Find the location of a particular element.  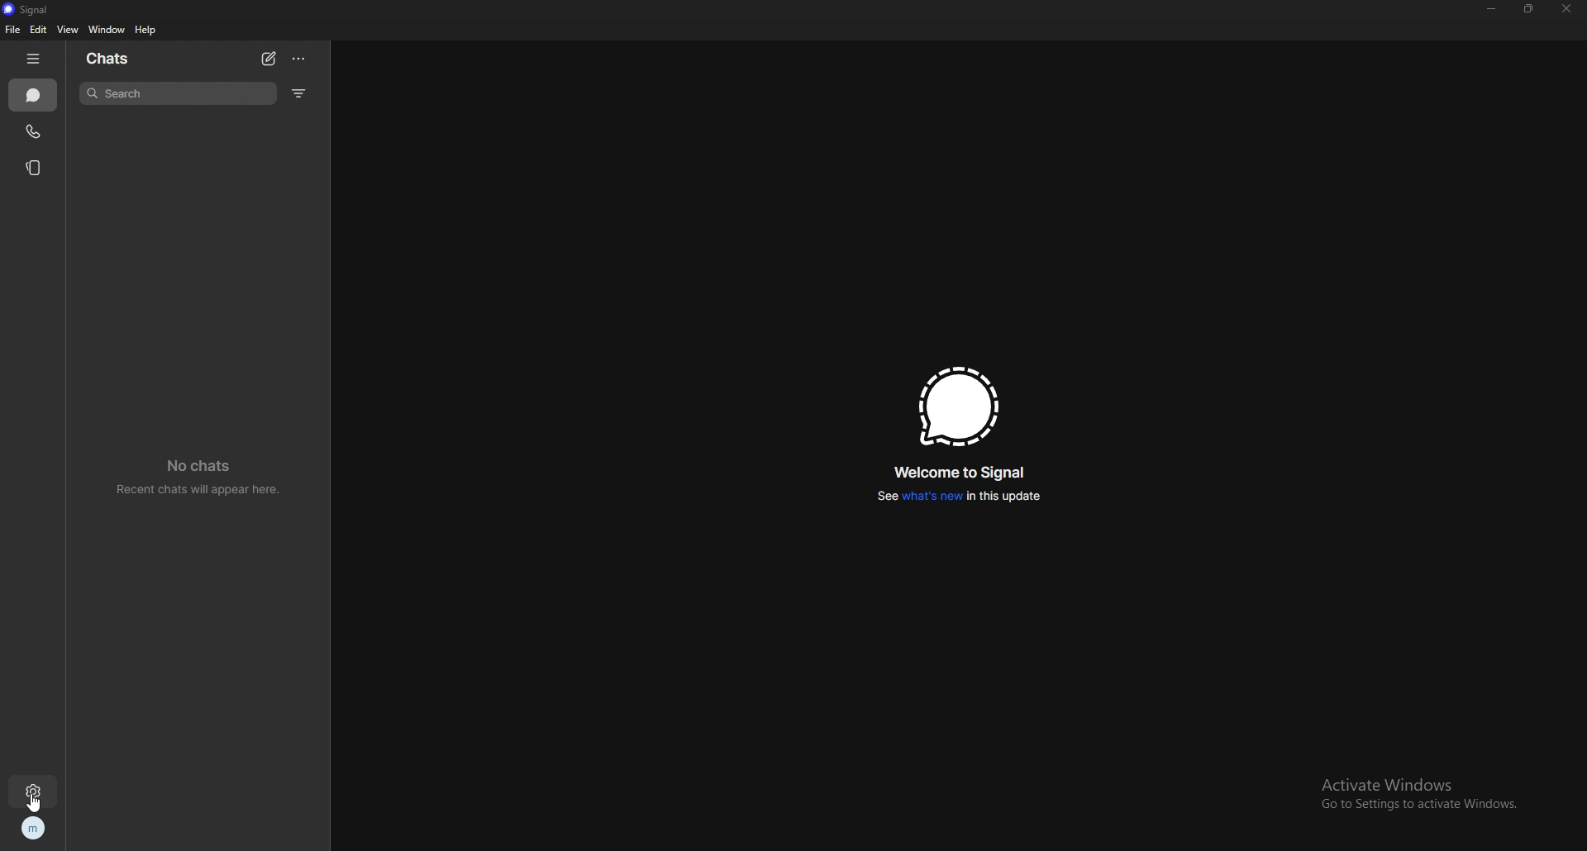

recent chats will appear here is located at coordinates (201, 474).